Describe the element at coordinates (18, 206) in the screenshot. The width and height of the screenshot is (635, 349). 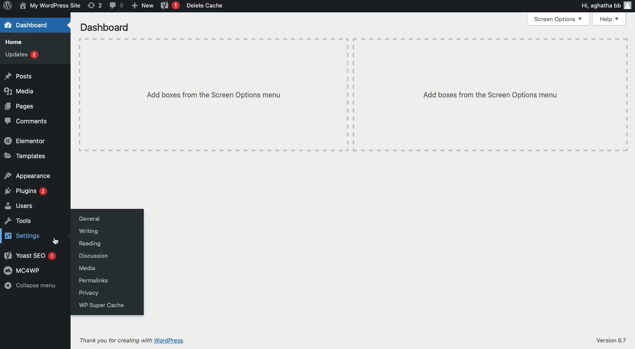
I see `Users` at that location.